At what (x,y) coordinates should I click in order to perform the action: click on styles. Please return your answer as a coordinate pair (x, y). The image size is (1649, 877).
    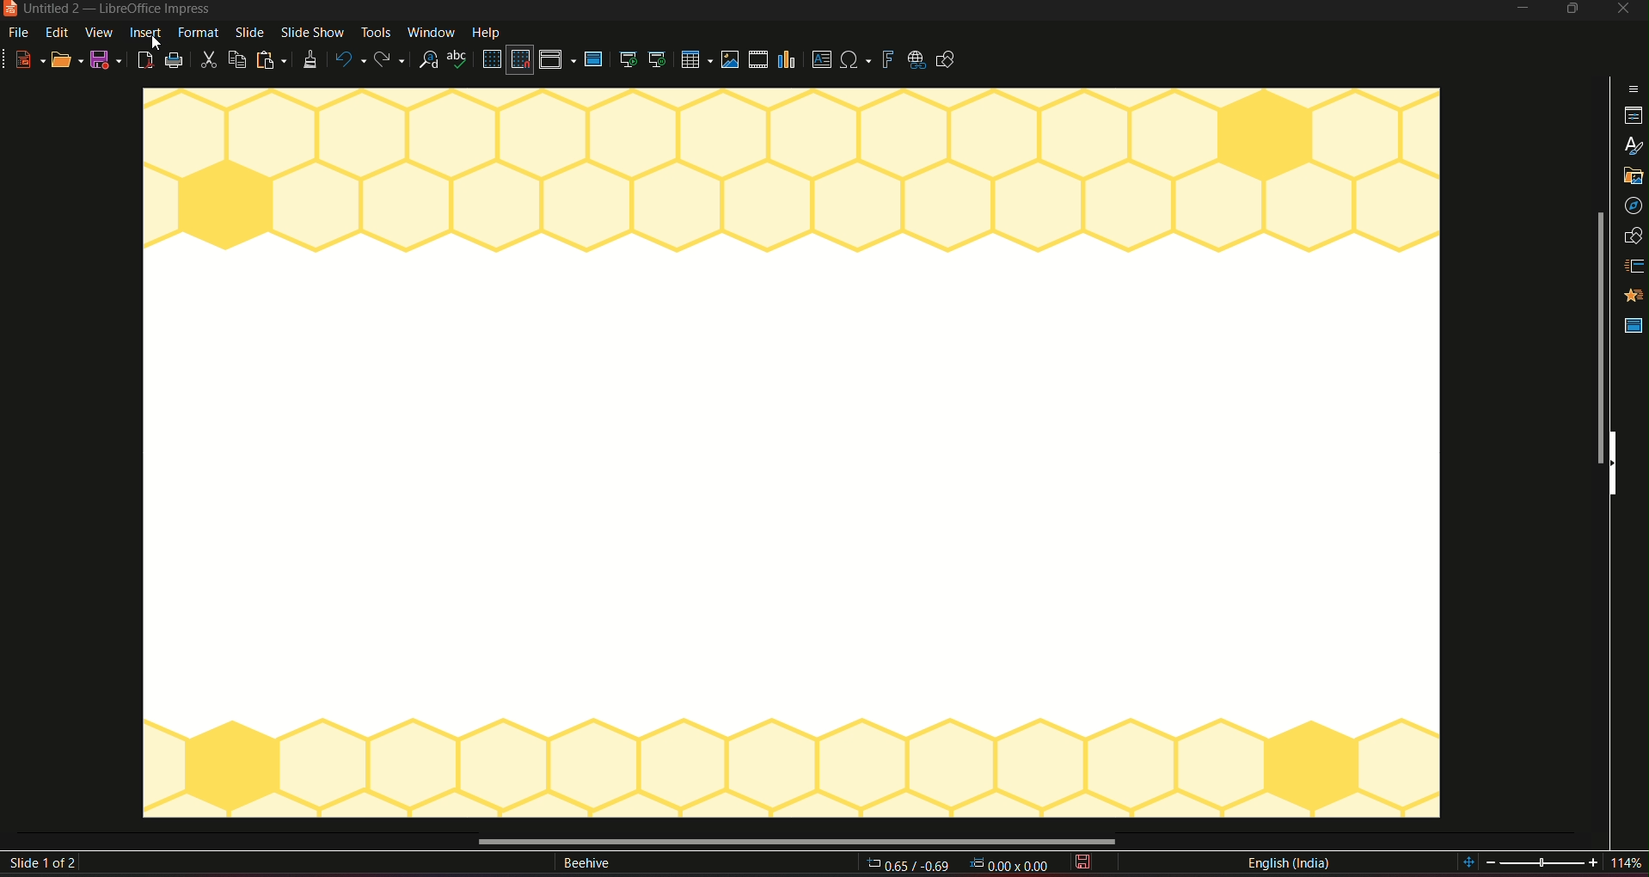
    Looking at the image, I should click on (1632, 146).